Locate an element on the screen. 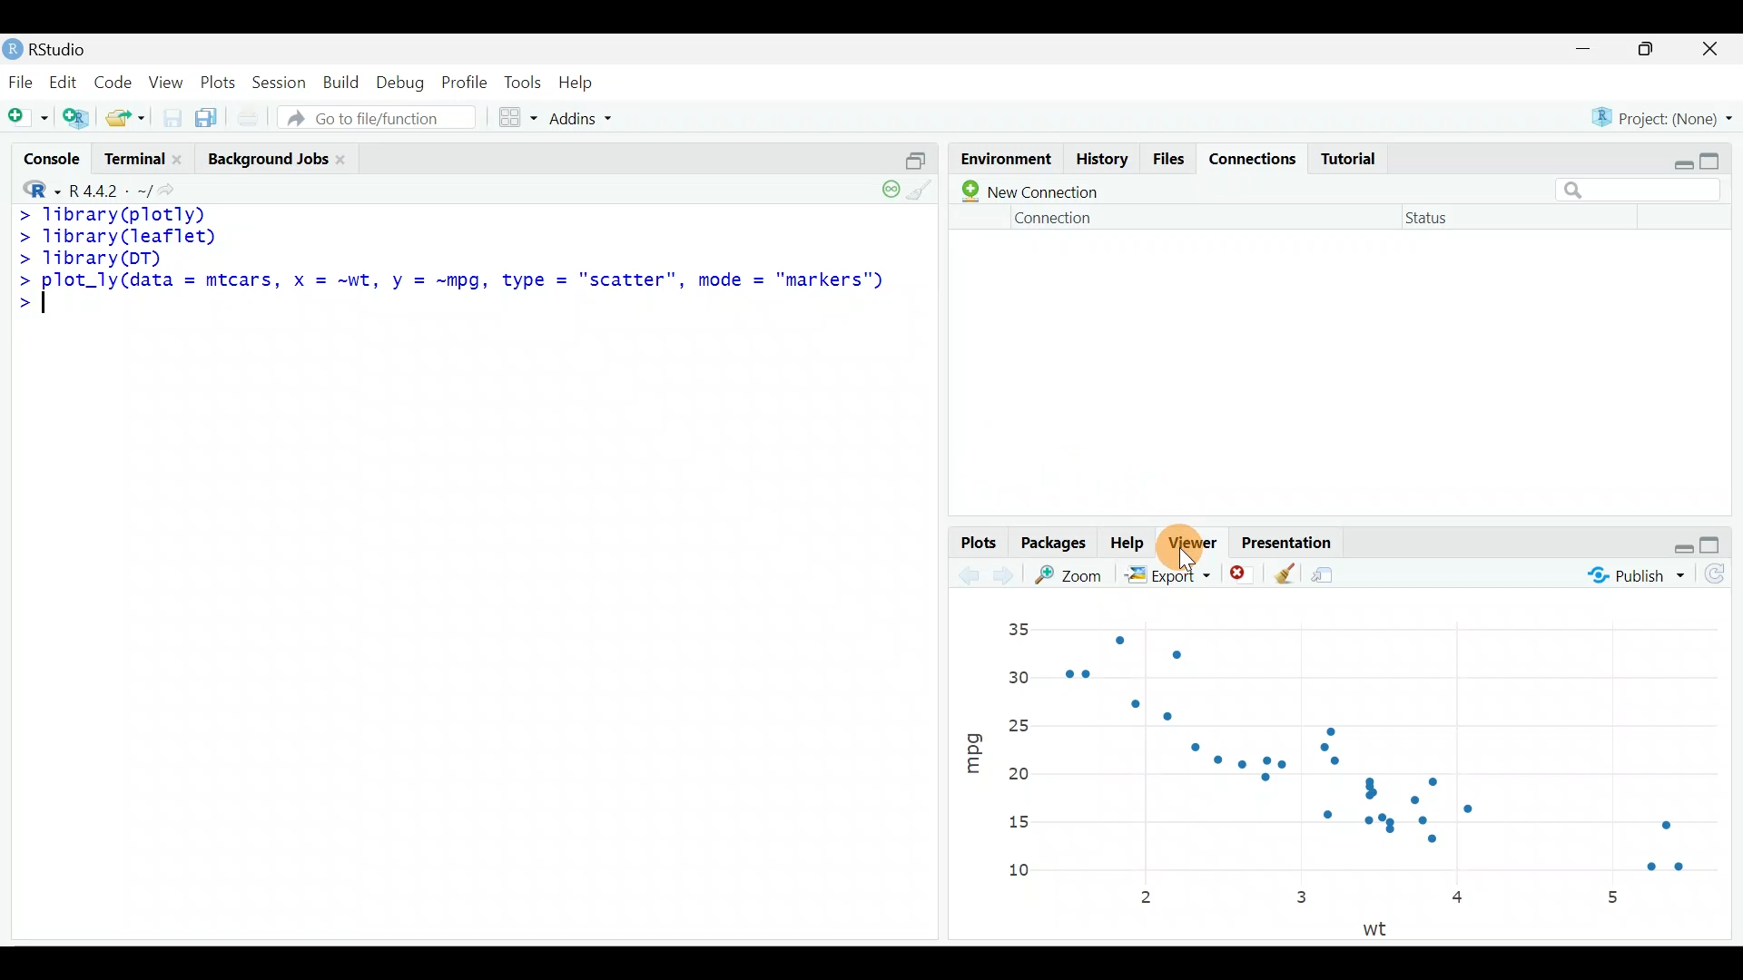 This screenshot has width=1743, height=980. clear console is located at coordinates (926, 194).